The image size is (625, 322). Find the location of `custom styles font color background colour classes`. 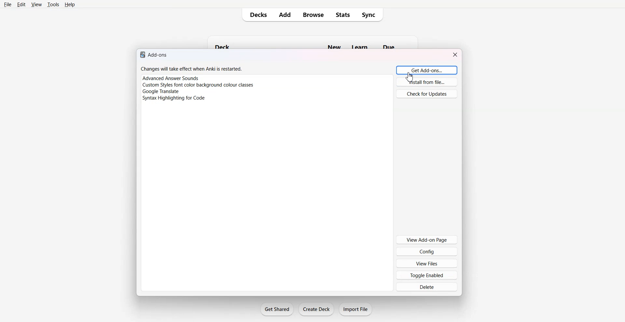

custom styles font color background colour classes is located at coordinates (199, 85).